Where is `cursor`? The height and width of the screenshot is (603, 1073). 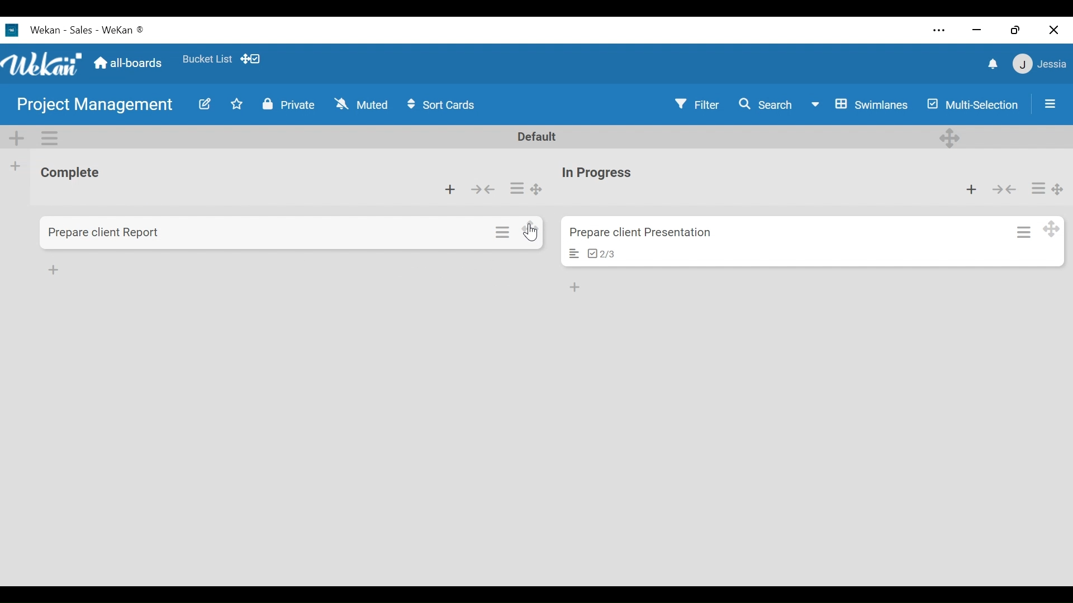
cursor is located at coordinates (535, 234).